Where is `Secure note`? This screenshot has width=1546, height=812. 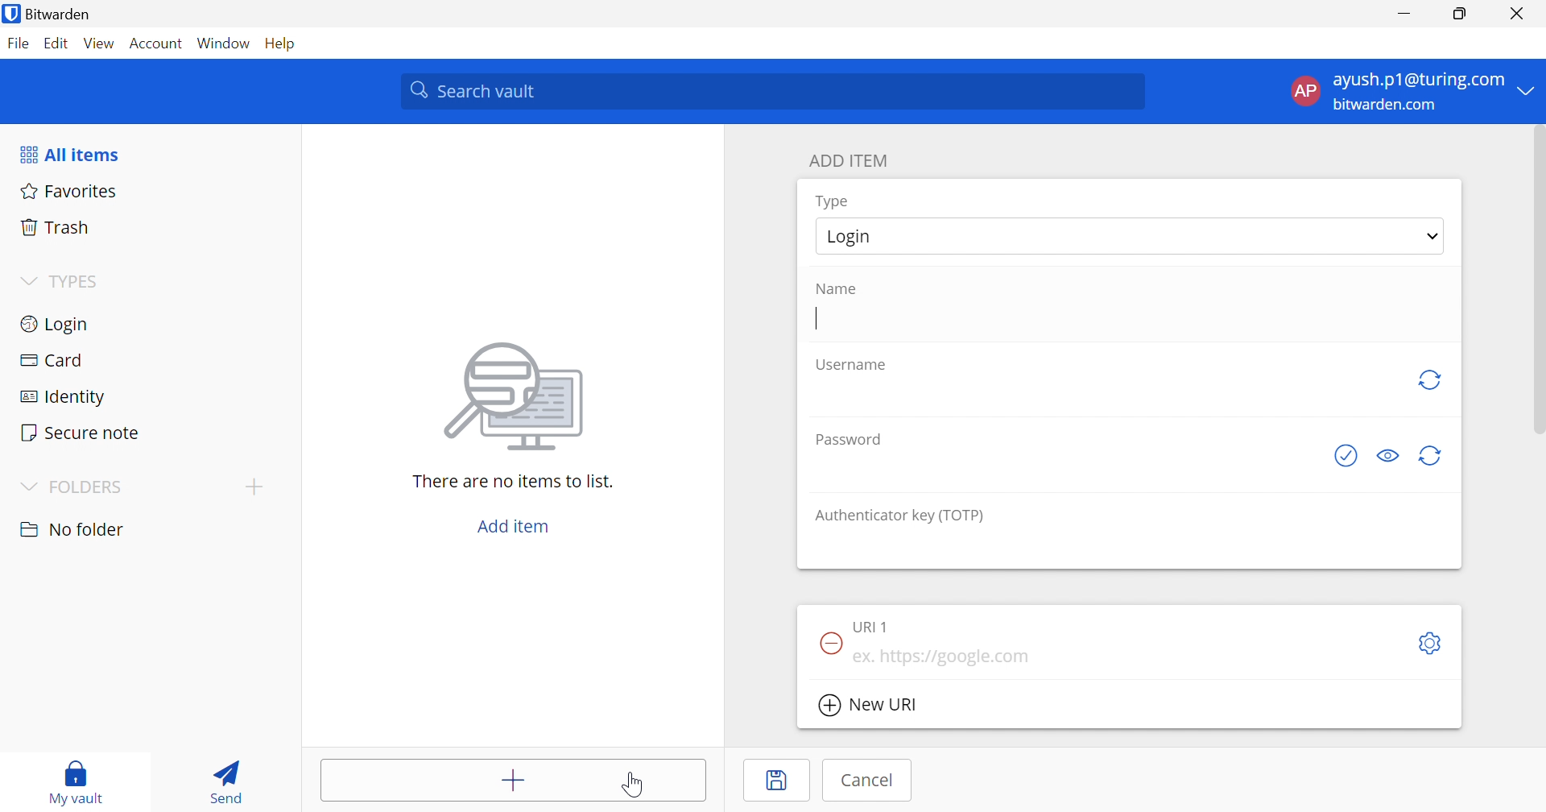 Secure note is located at coordinates (79, 434).